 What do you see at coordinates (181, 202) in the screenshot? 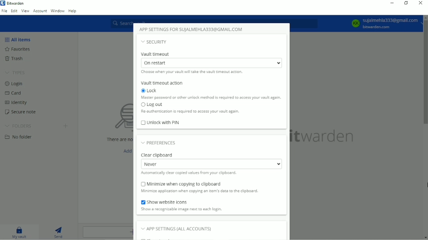
I see `Show website icons` at bounding box center [181, 202].